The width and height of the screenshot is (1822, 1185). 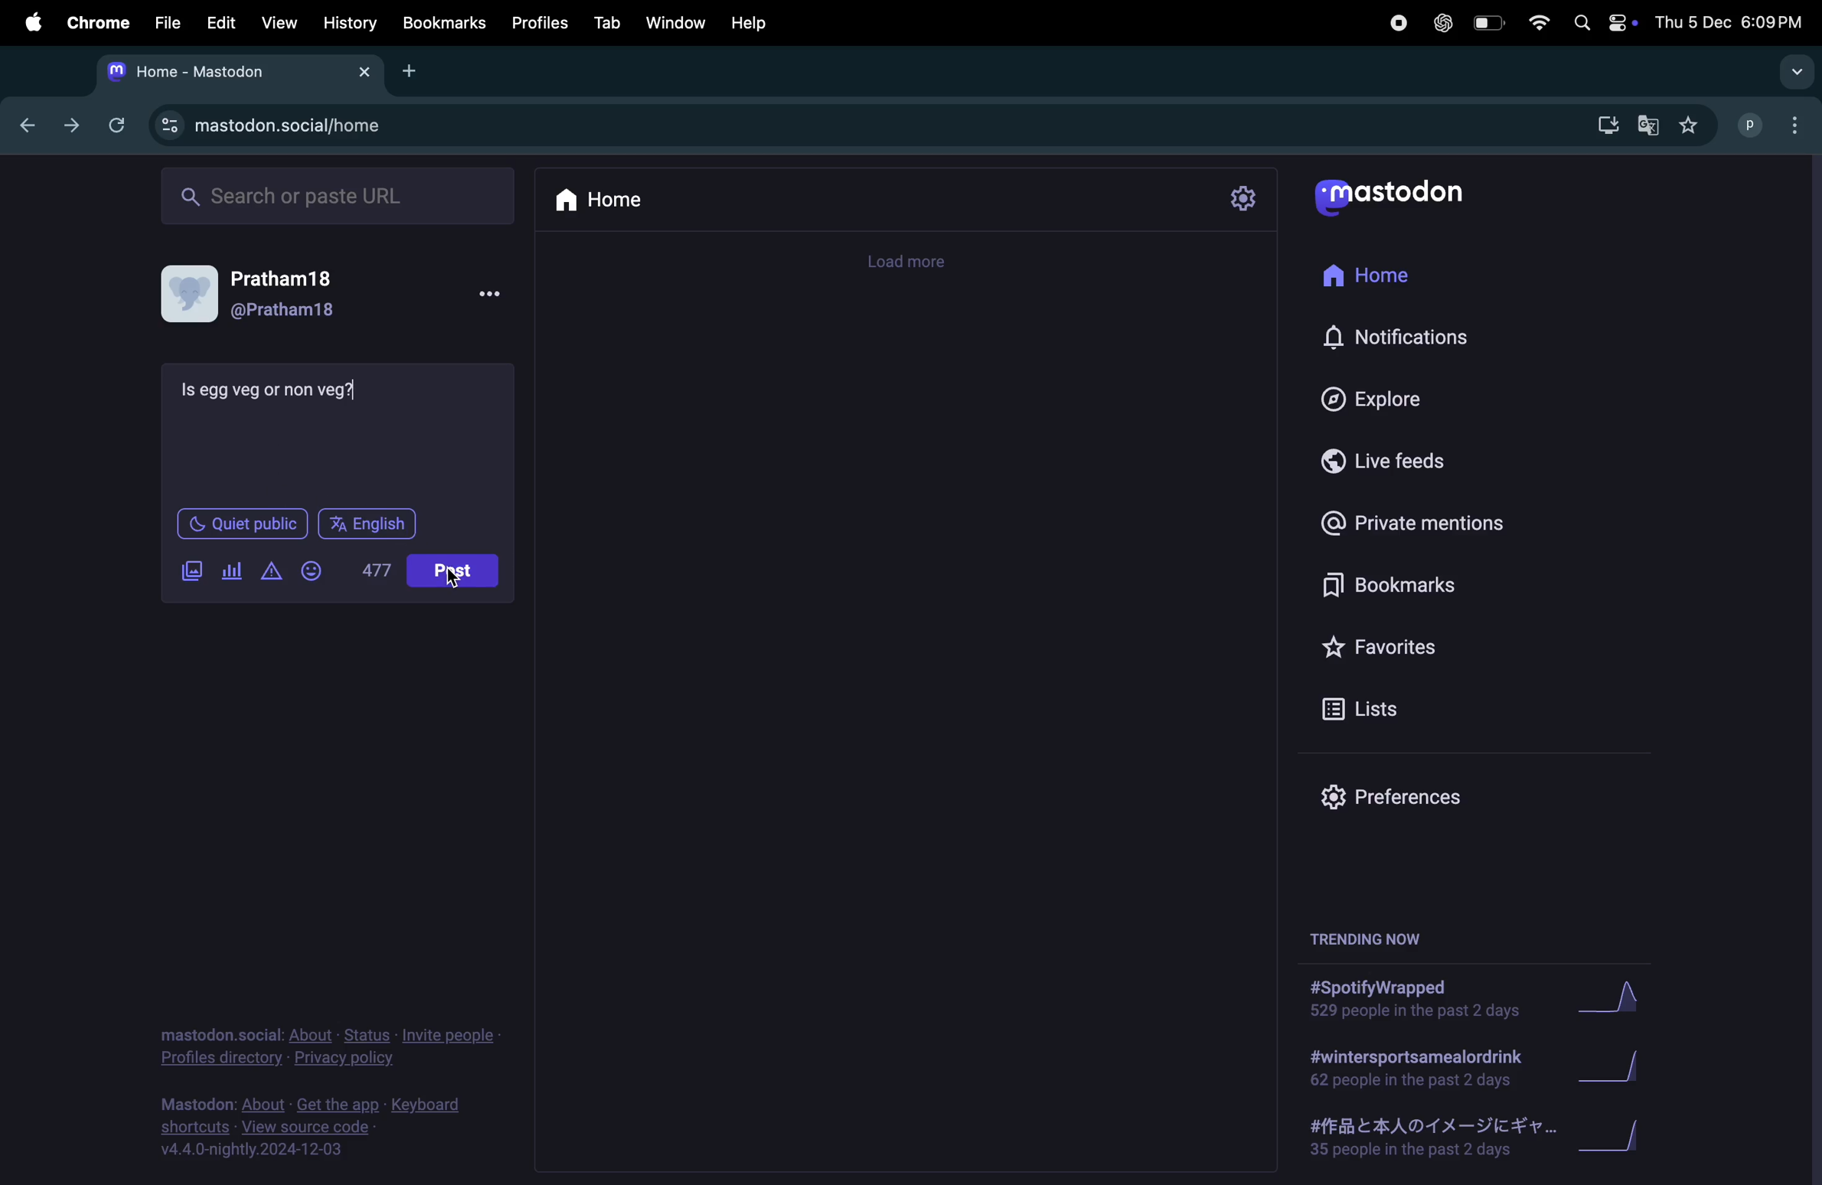 I want to click on download mastodon, so click(x=1605, y=125).